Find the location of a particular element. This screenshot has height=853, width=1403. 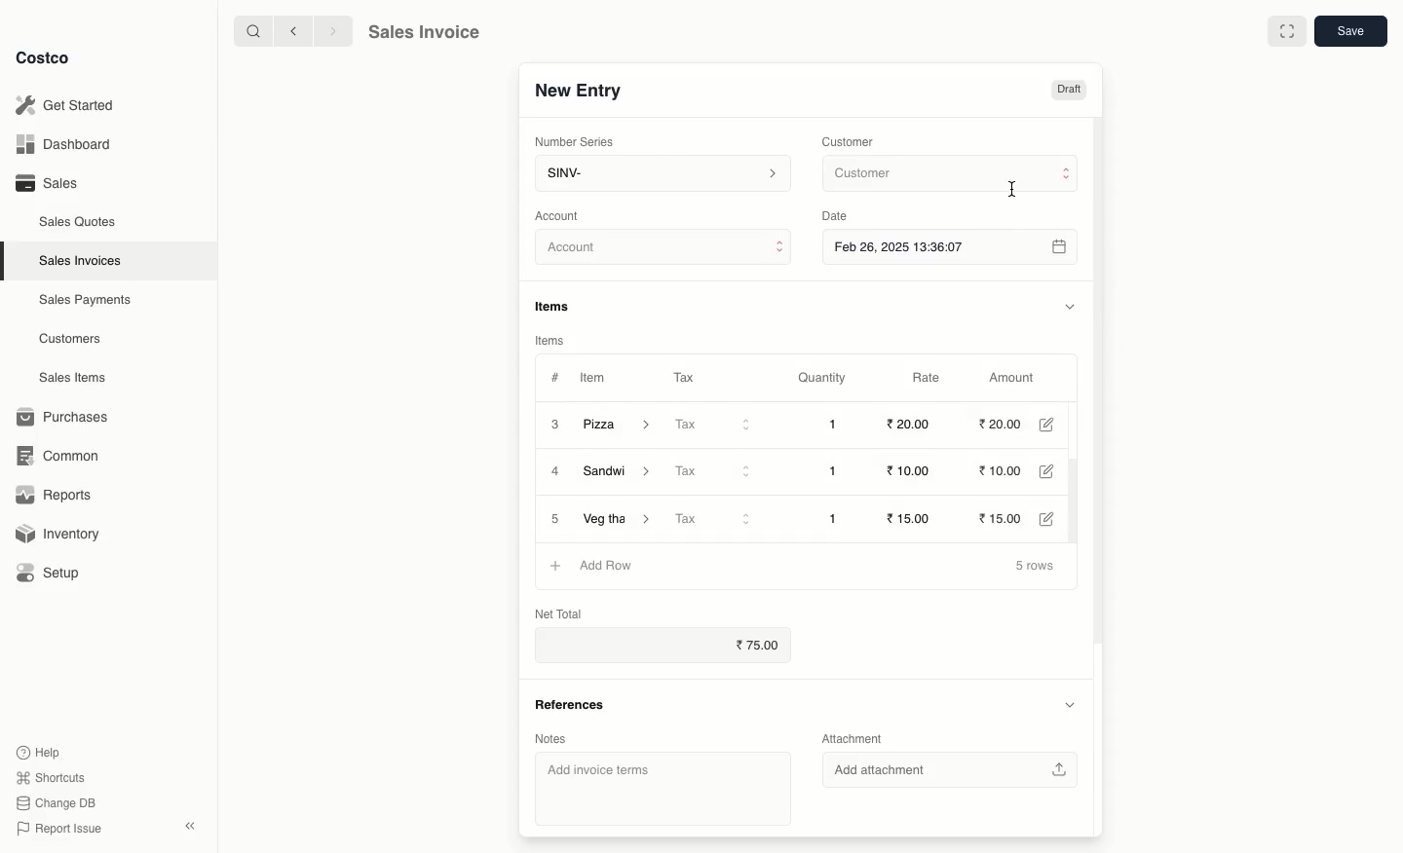

Inventory is located at coordinates (61, 532).